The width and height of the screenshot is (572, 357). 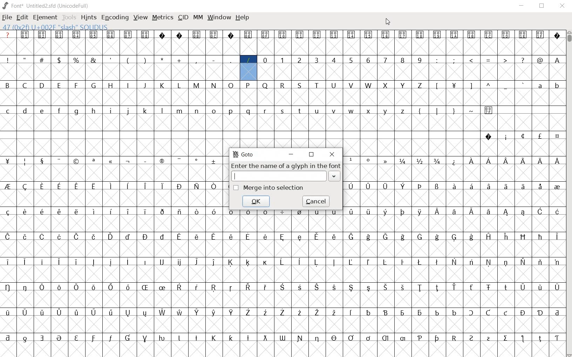 What do you see at coordinates (145, 237) in the screenshot?
I see `glyph` at bounding box center [145, 237].